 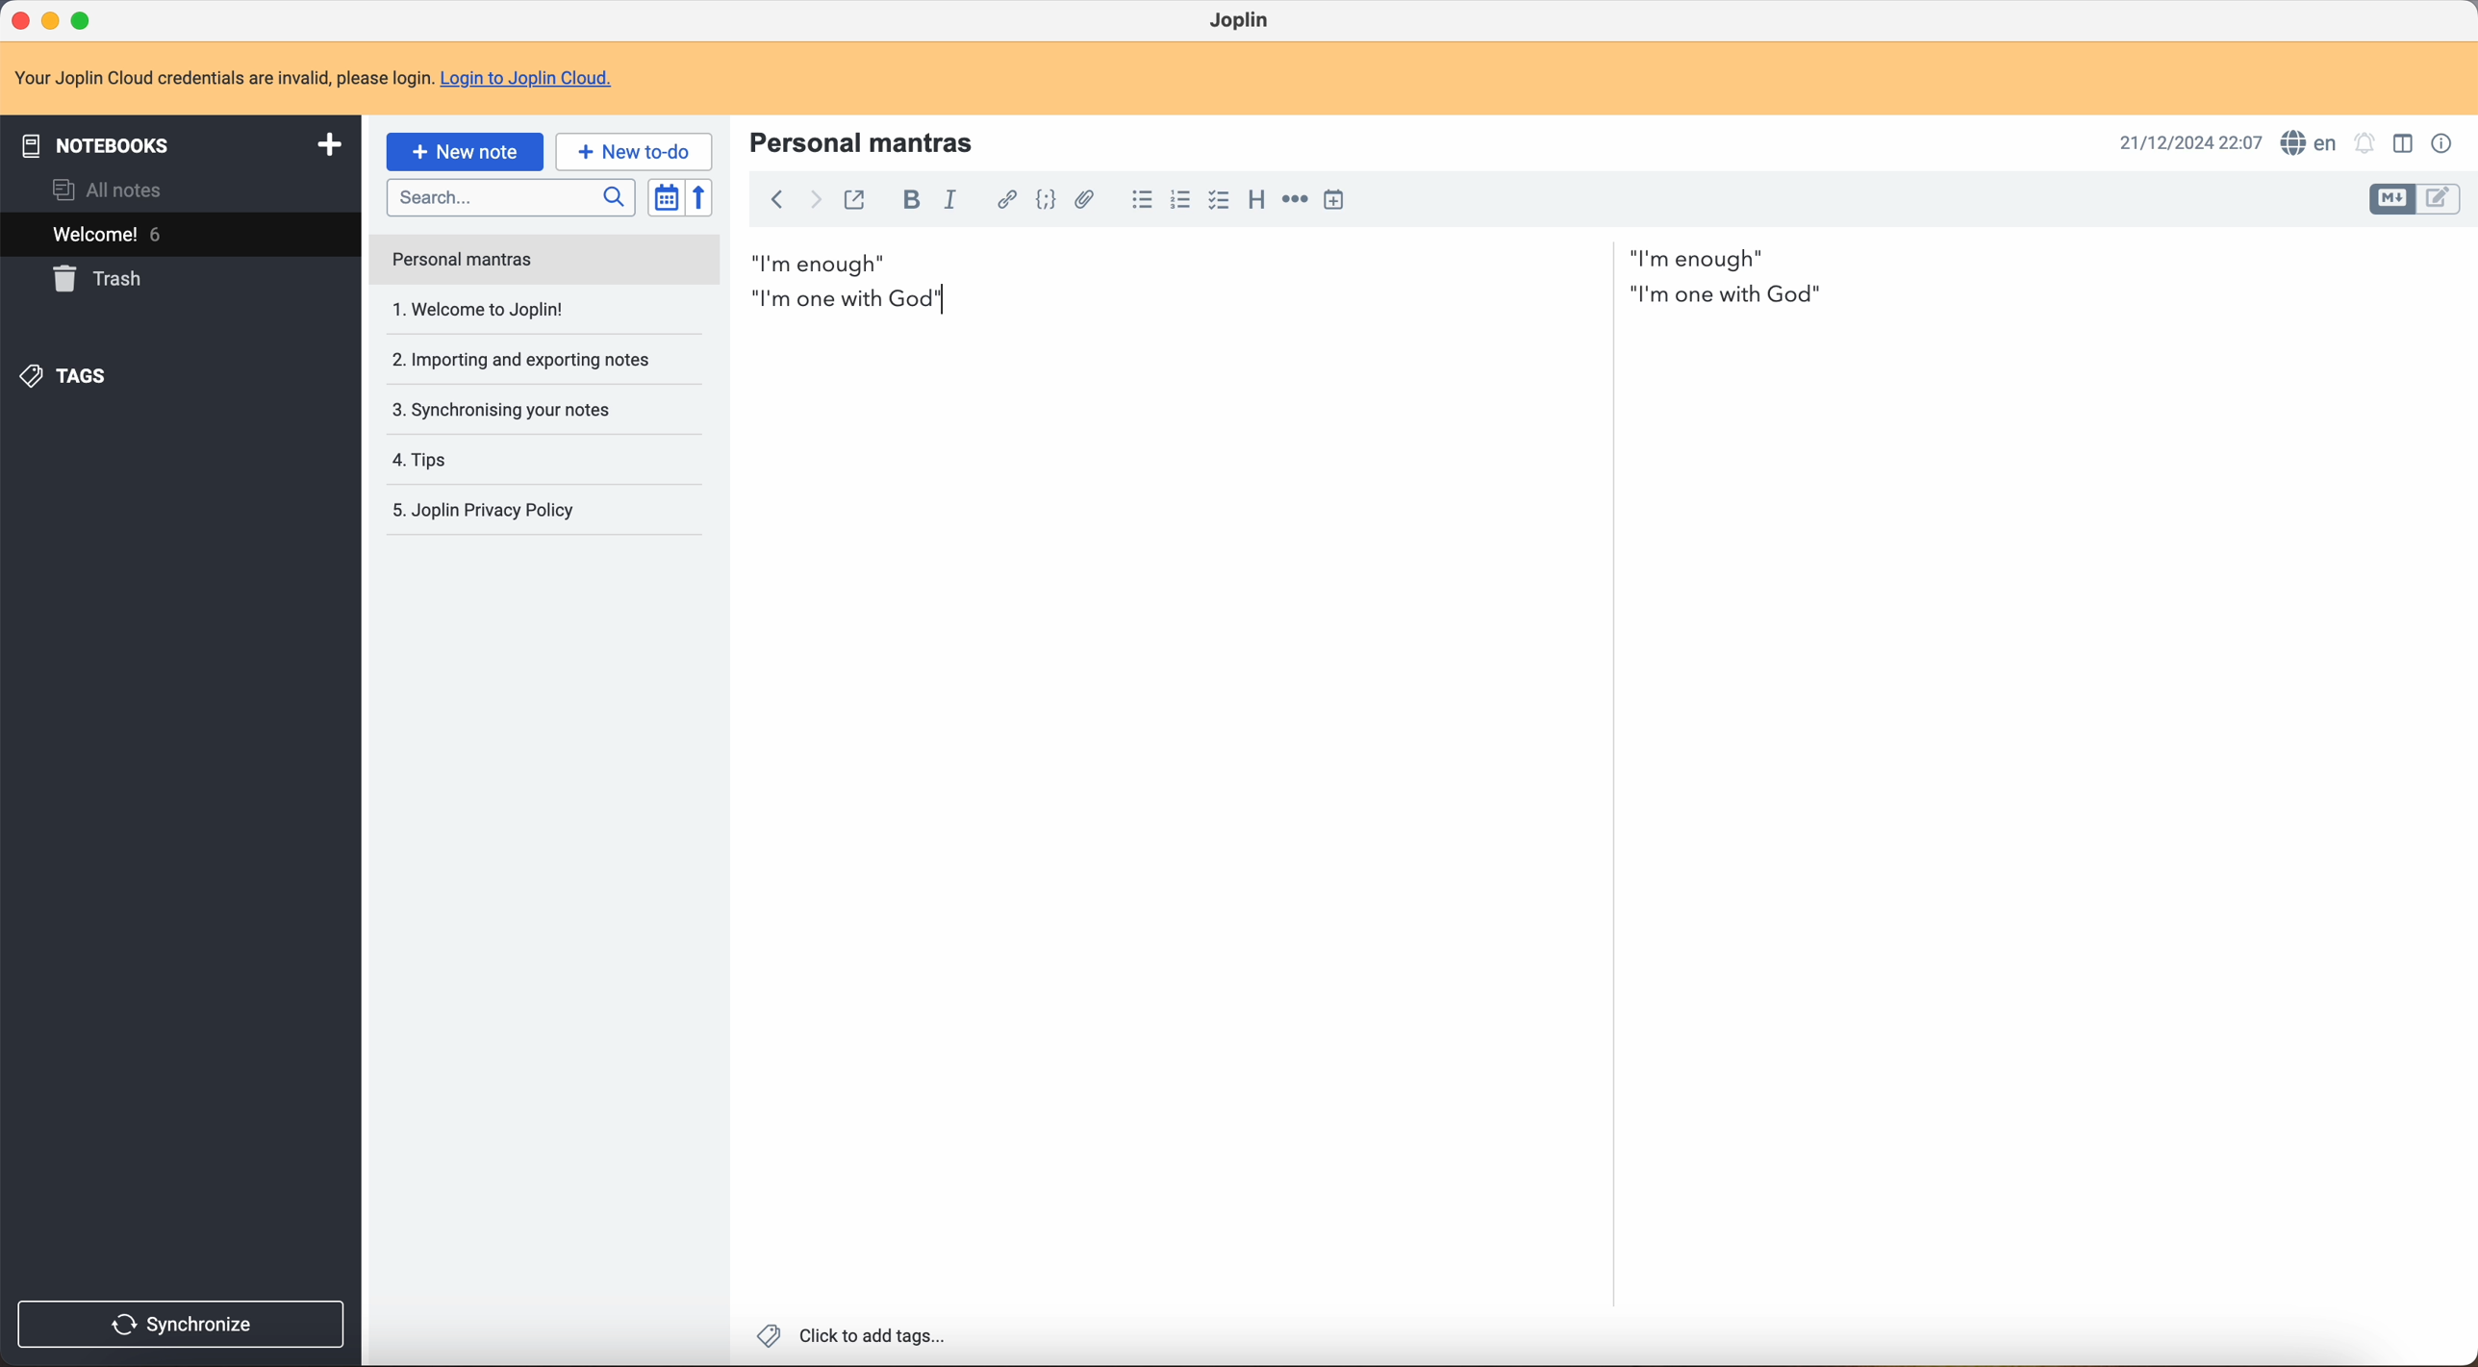 What do you see at coordinates (816, 201) in the screenshot?
I see `foward` at bounding box center [816, 201].